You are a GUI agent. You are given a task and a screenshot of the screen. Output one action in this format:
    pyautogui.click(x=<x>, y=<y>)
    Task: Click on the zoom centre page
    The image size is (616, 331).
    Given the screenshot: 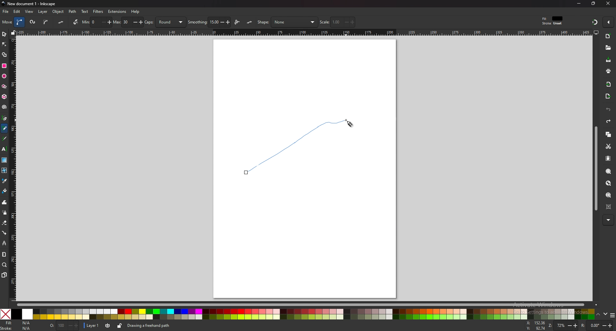 What is the action you would take?
    pyautogui.click(x=608, y=207)
    